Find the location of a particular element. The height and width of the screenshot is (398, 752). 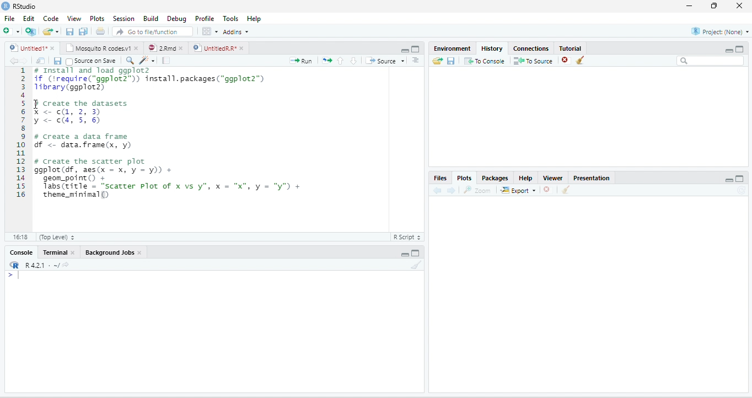

close is located at coordinates (739, 6).